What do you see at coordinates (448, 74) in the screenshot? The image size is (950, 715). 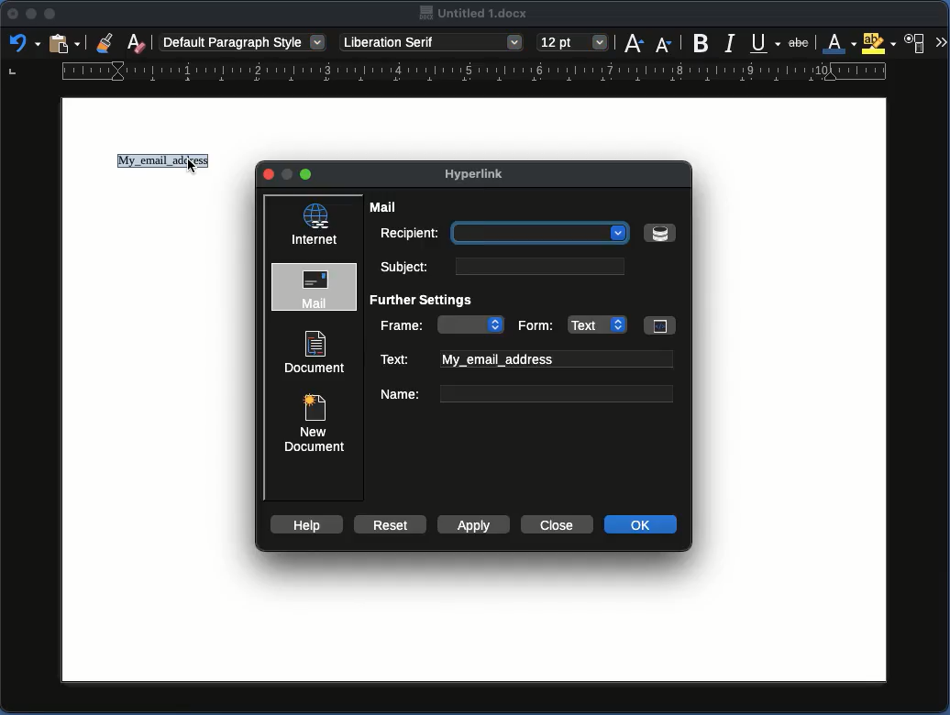 I see `Ruler` at bounding box center [448, 74].